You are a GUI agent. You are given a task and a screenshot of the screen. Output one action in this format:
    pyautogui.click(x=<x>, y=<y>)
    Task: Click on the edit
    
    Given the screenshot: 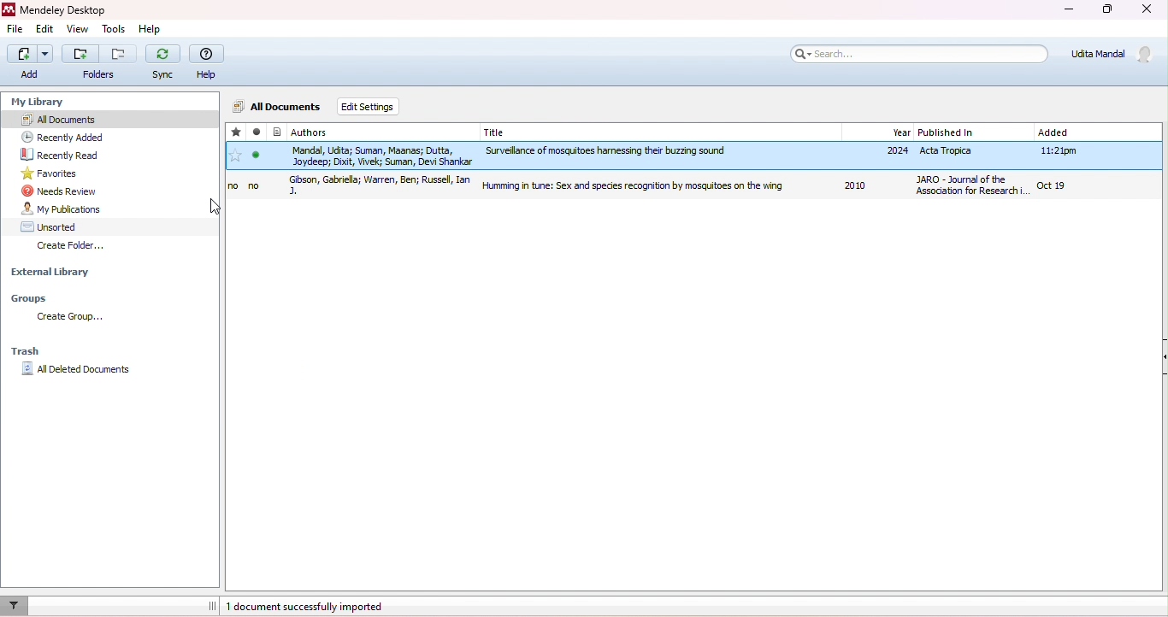 What is the action you would take?
    pyautogui.click(x=45, y=30)
    